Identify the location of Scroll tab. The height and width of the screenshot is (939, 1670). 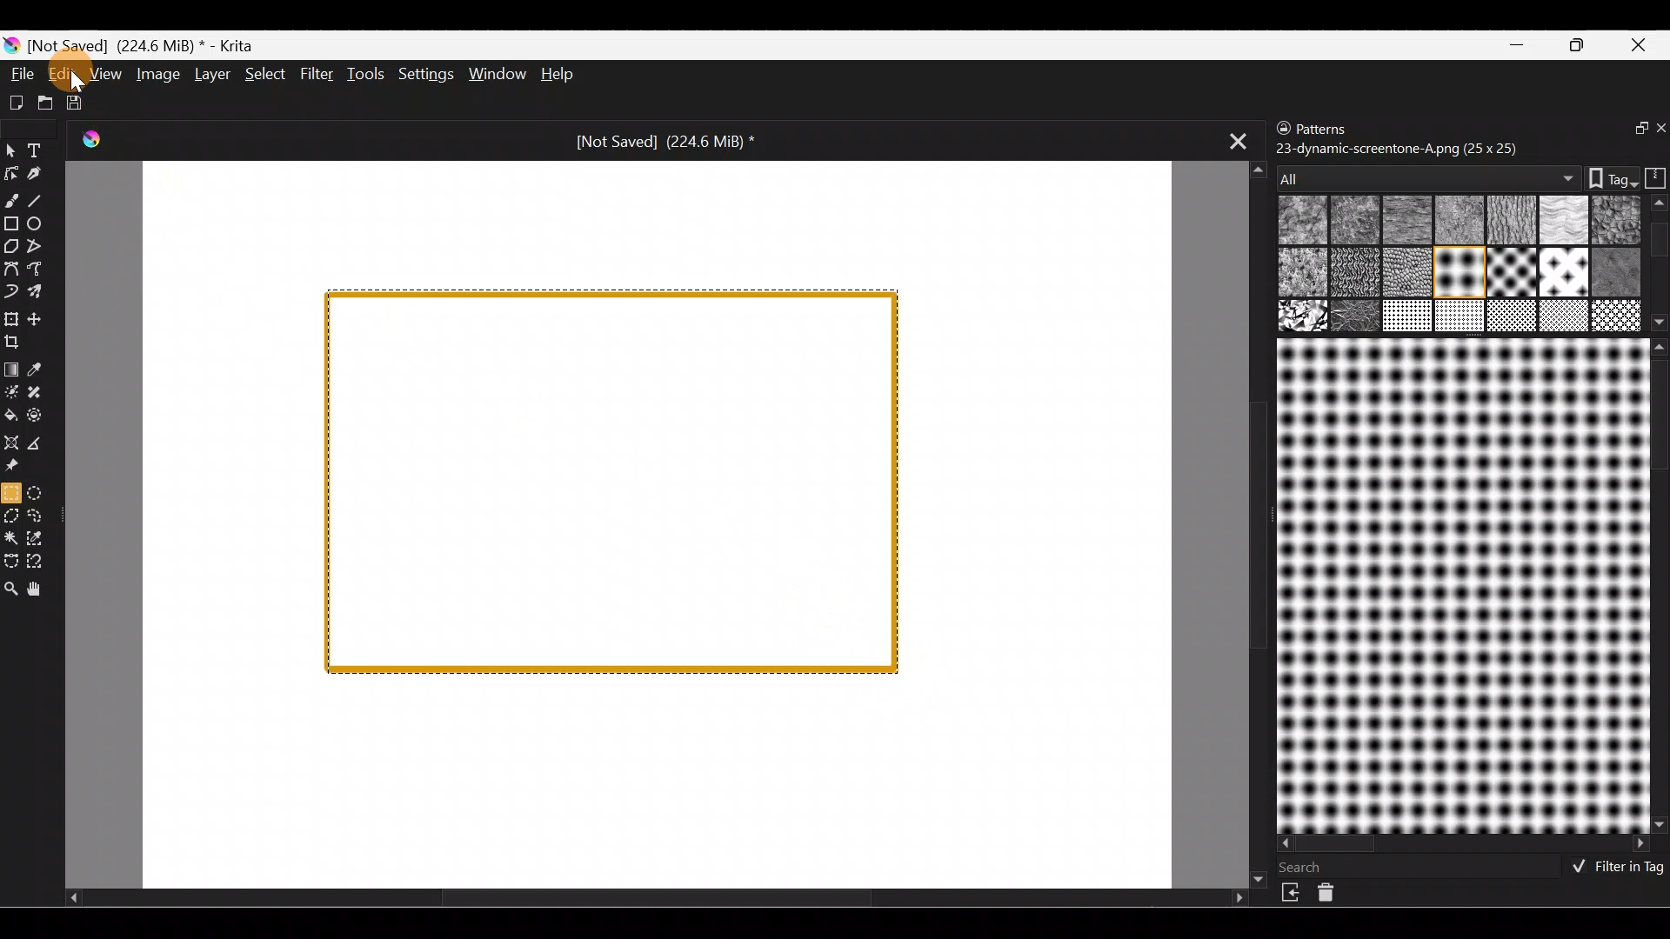
(1251, 522).